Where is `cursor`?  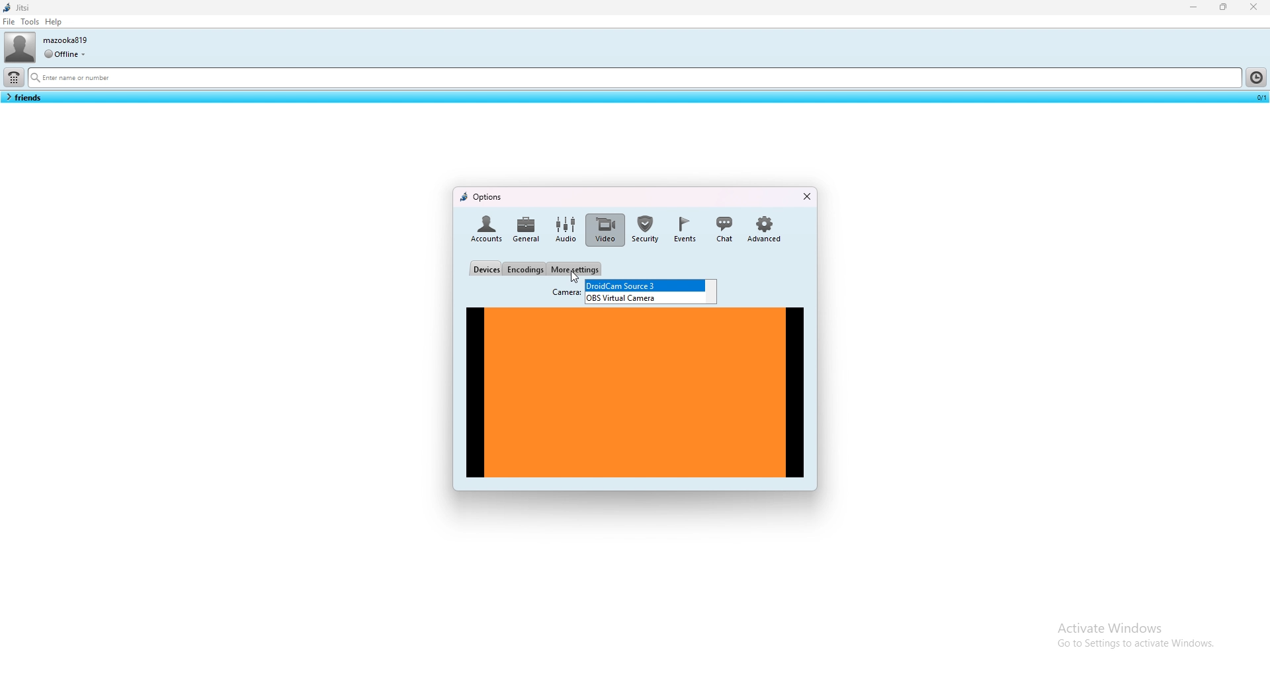 cursor is located at coordinates (574, 276).